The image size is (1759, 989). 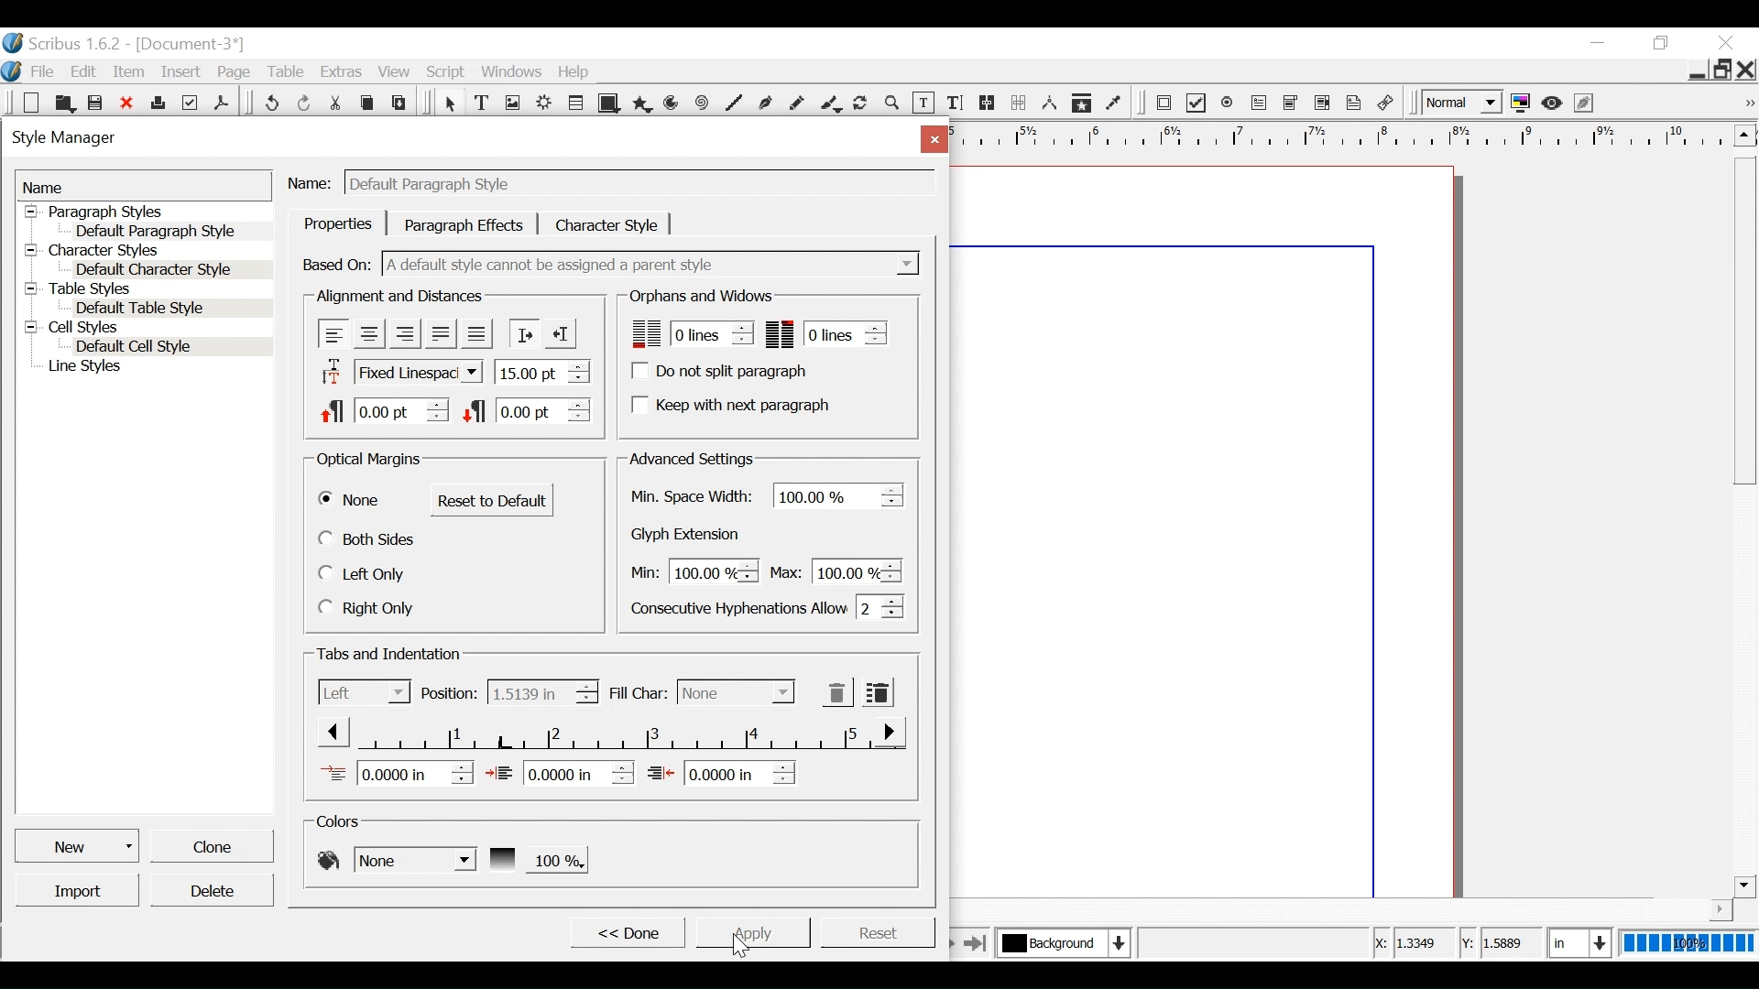 What do you see at coordinates (85, 71) in the screenshot?
I see `Edit` at bounding box center [85, 71].